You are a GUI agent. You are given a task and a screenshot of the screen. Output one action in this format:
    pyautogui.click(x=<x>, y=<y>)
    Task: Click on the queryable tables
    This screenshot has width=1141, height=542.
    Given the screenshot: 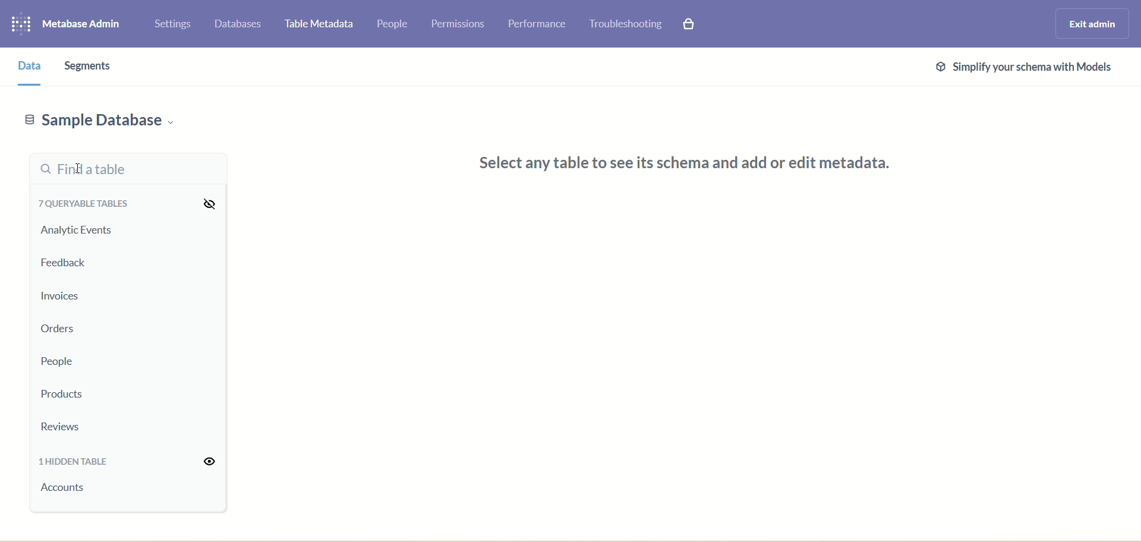 What is the action you would take?
    pyautogui.click(x=86, y=202)
    